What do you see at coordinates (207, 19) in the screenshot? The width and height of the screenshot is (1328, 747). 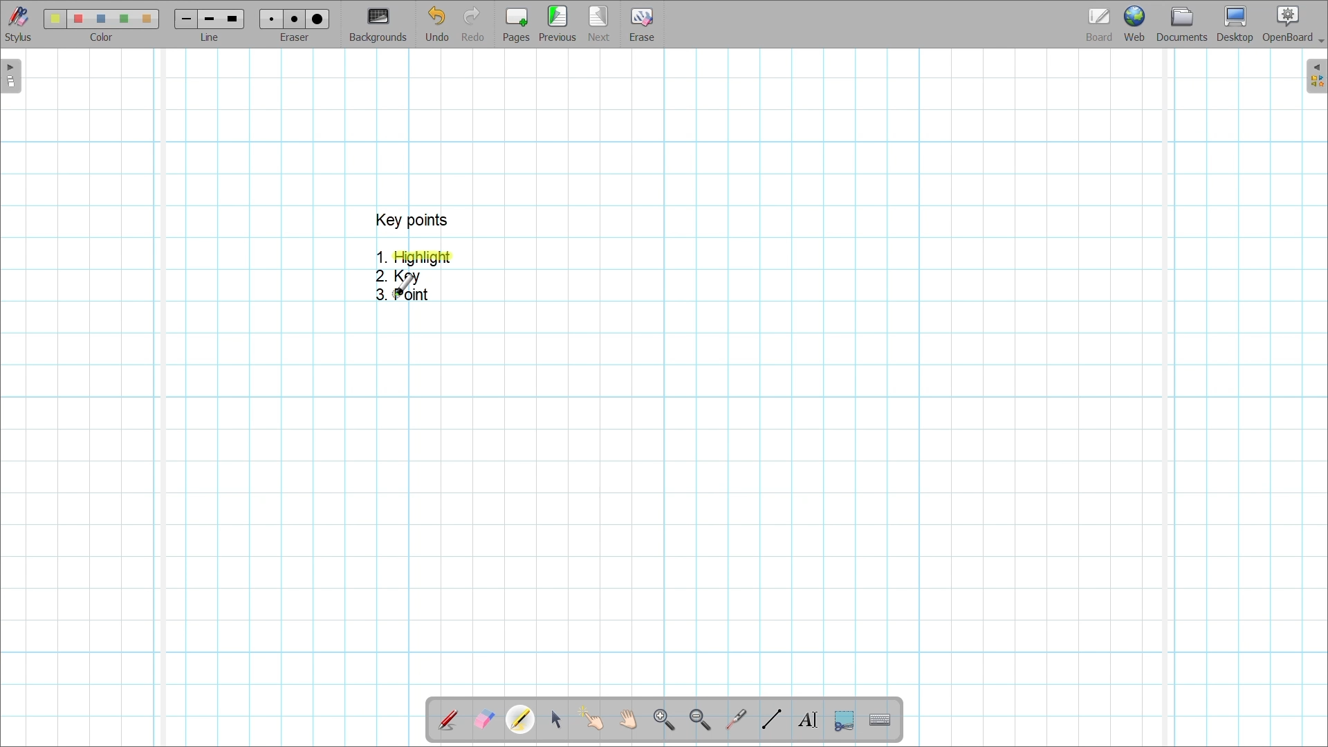 I see `line 2` at bounding box center [207, 19].